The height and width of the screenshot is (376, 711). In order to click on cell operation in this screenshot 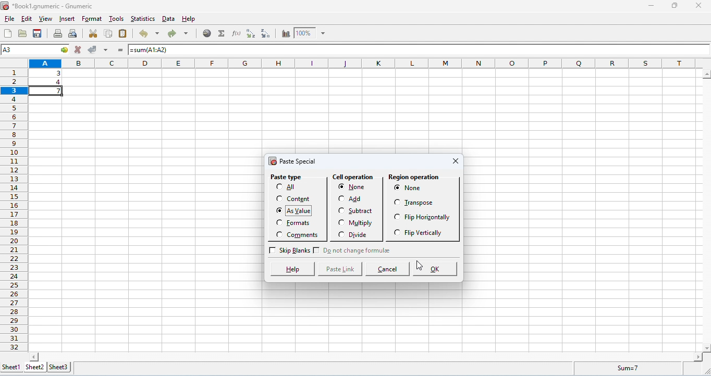, I will do `click(354, 178)`.